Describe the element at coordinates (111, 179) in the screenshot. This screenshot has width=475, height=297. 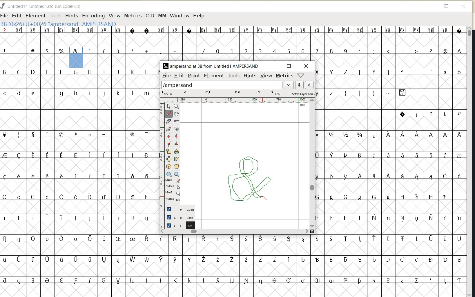
I see `glyph characters` at that location.